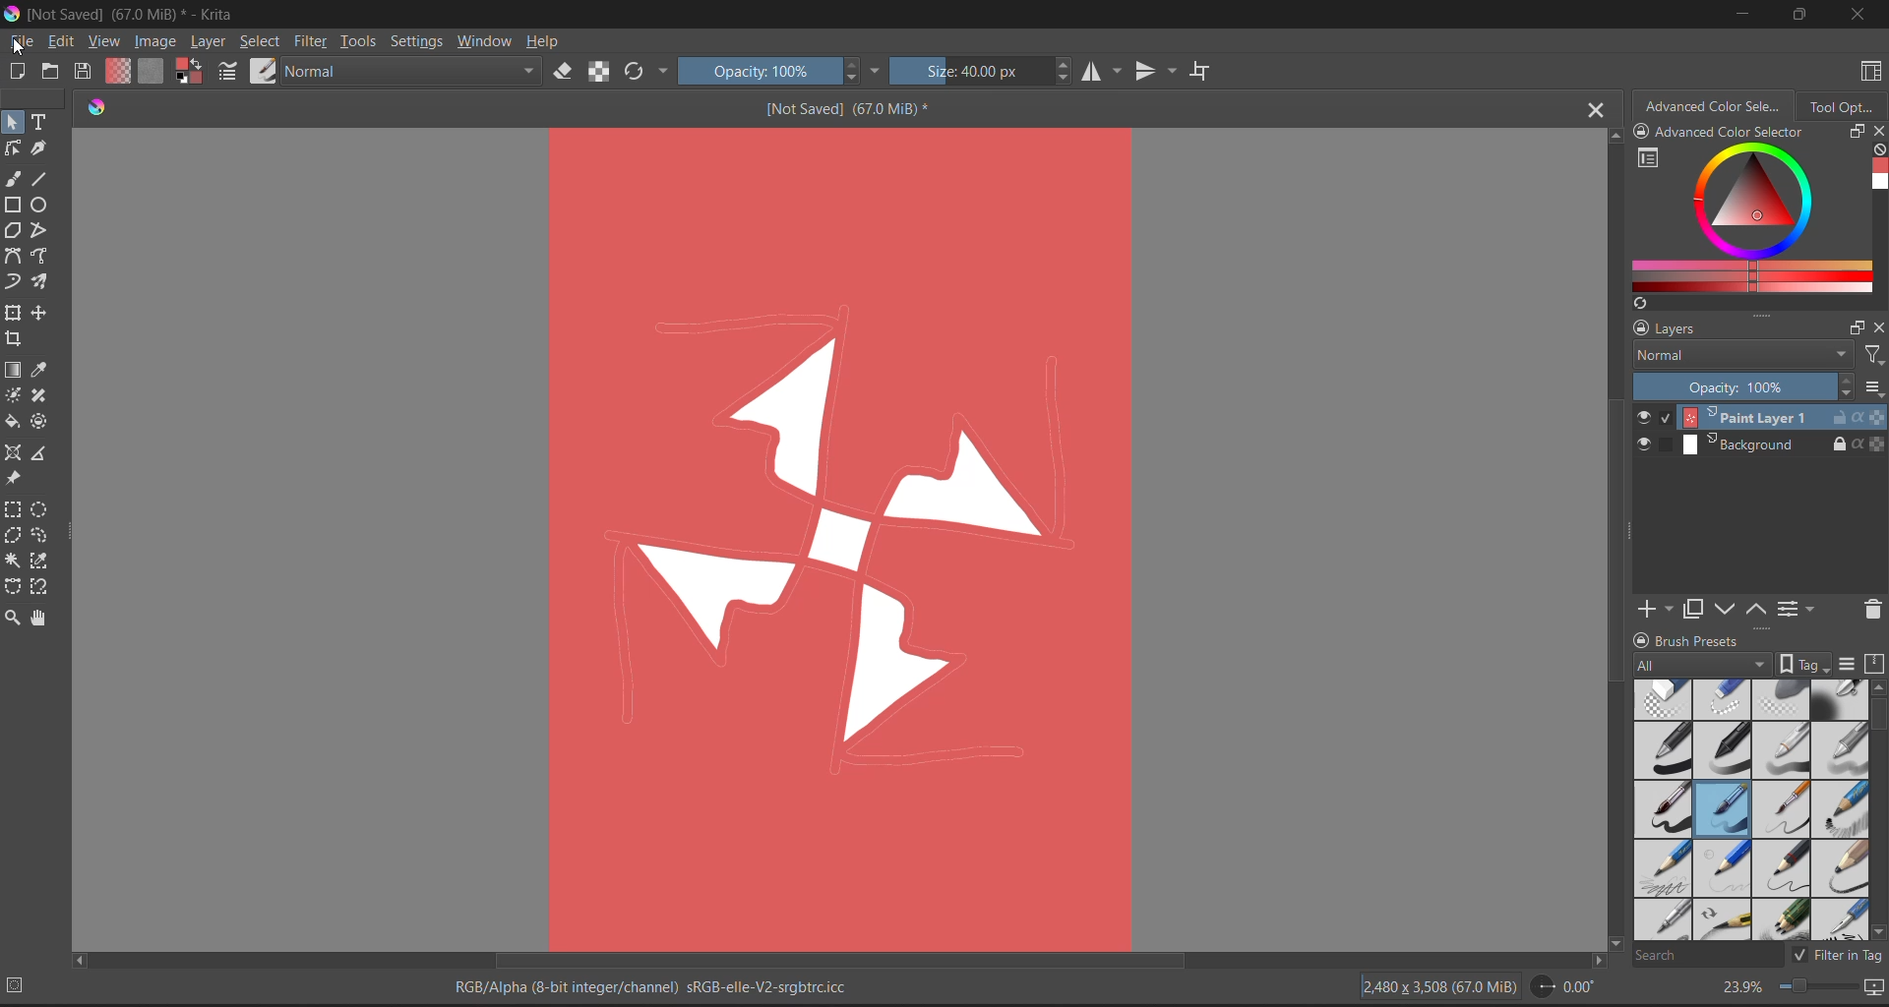 Image resolution: width=1889 pixels, height=1007 pixels. Describe the element at coordinates (102, 110) in the screenshot. I see `Software logo` at that location.